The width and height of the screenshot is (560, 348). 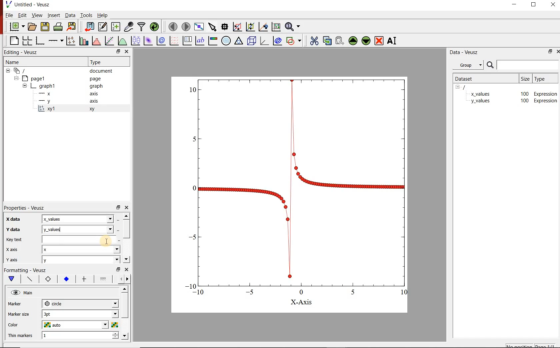 I want to click on plot points, so click(x=70, y=41).